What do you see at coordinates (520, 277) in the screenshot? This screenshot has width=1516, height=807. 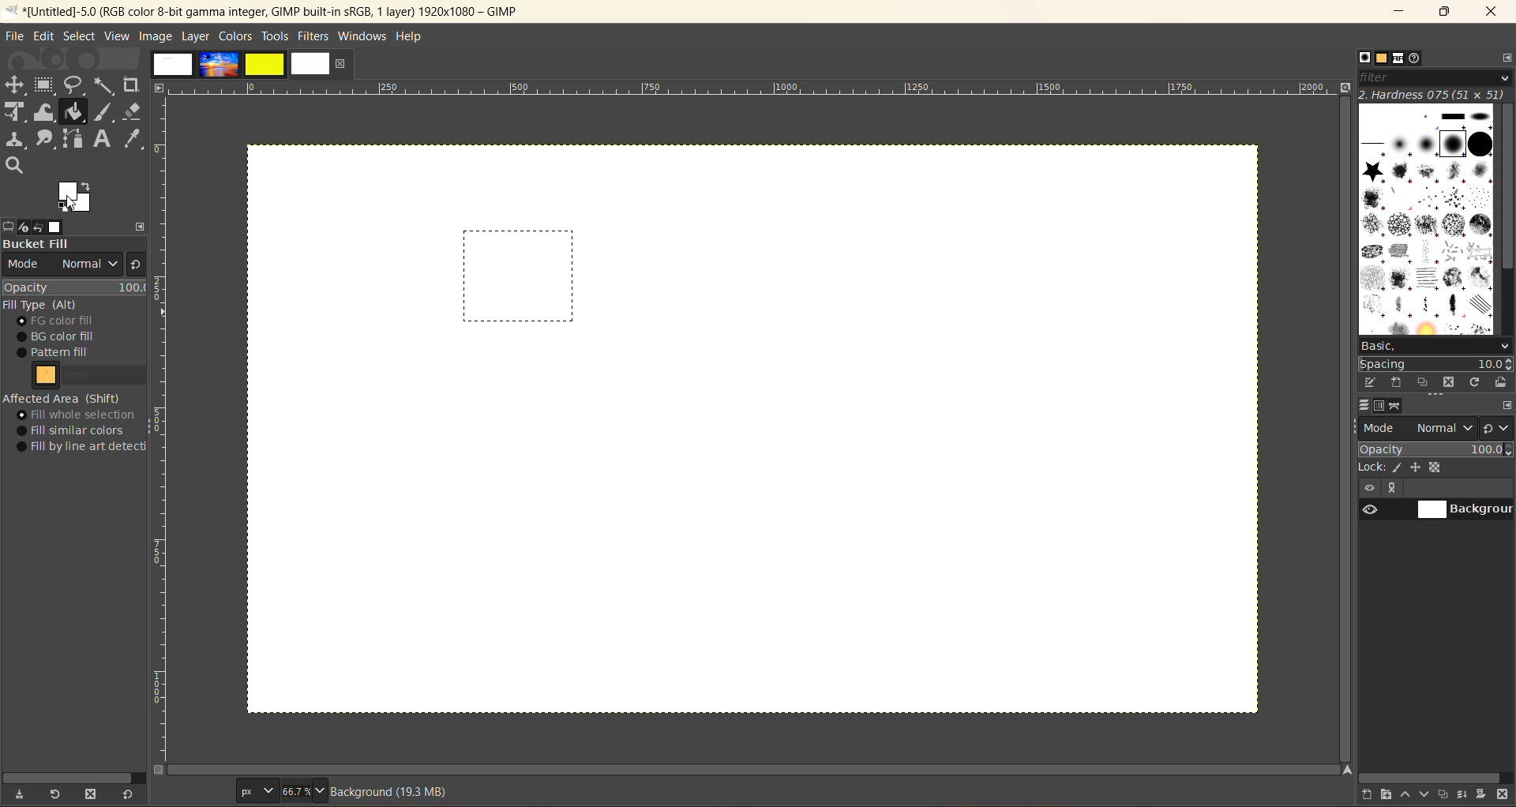 I see `shape created` at bounding box center [520, 277].